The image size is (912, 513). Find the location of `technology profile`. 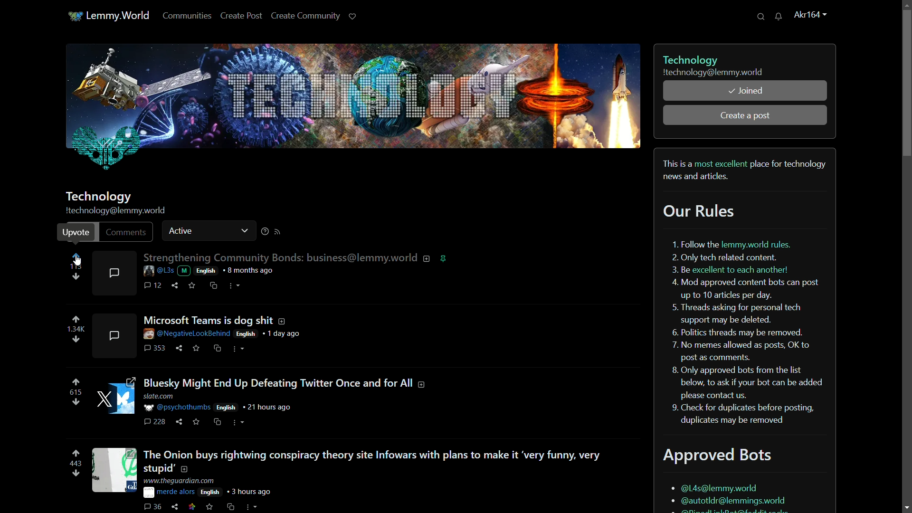

technology profile is located at coordinates (351, 108).